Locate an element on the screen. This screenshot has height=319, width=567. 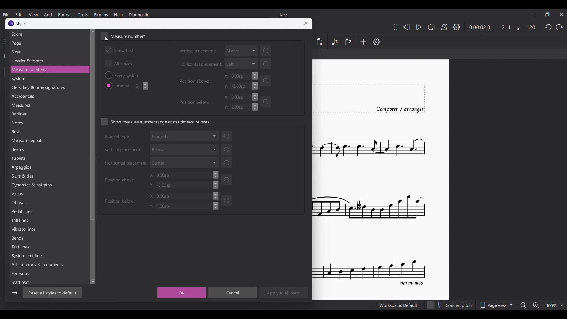
Software logo is located at coordinates (11, 23).